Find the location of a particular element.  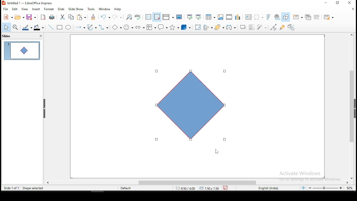

window is located at coordinates (105, 9).